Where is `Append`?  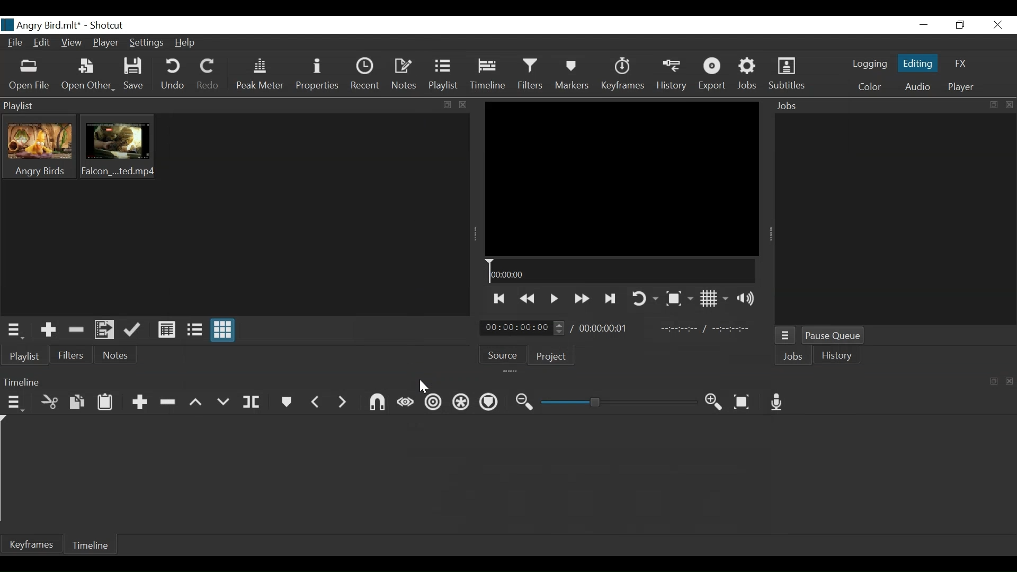
Append is located at coordinates (141, 404).